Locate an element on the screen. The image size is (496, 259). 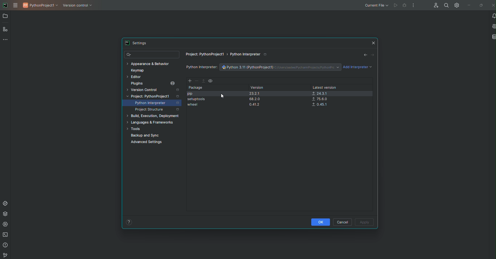
Packages is located at coordinates (5, 215).